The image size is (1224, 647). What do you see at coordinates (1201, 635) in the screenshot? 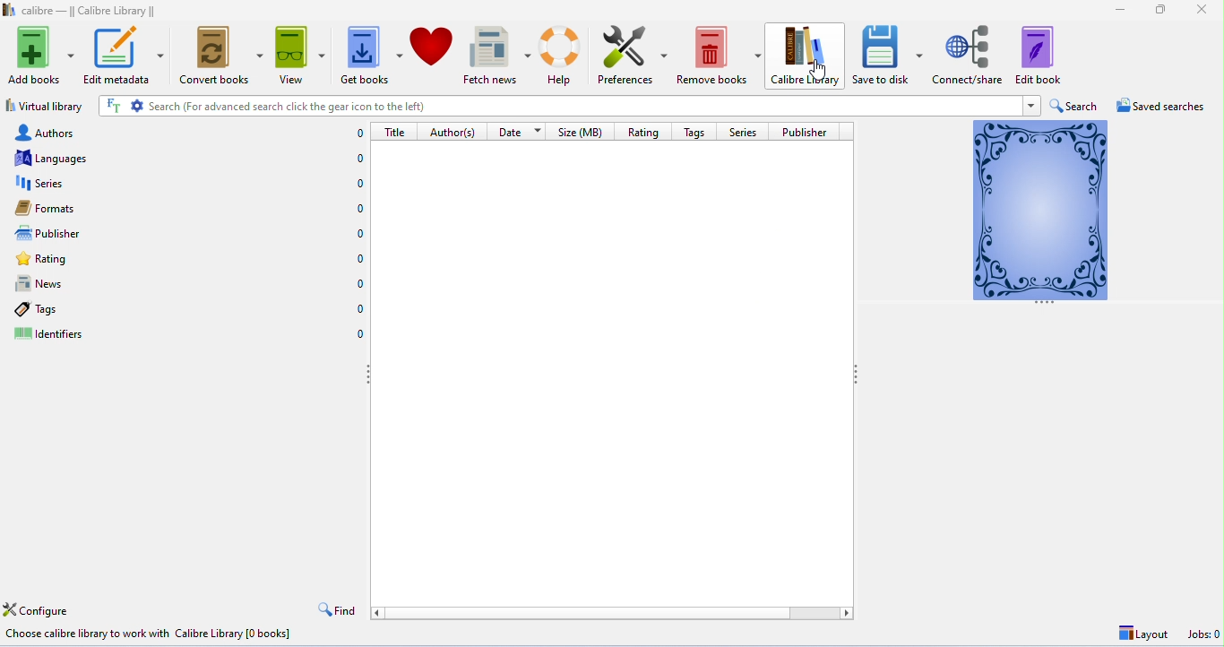
I see `jobs 0` at bounding box center [1201, 635].